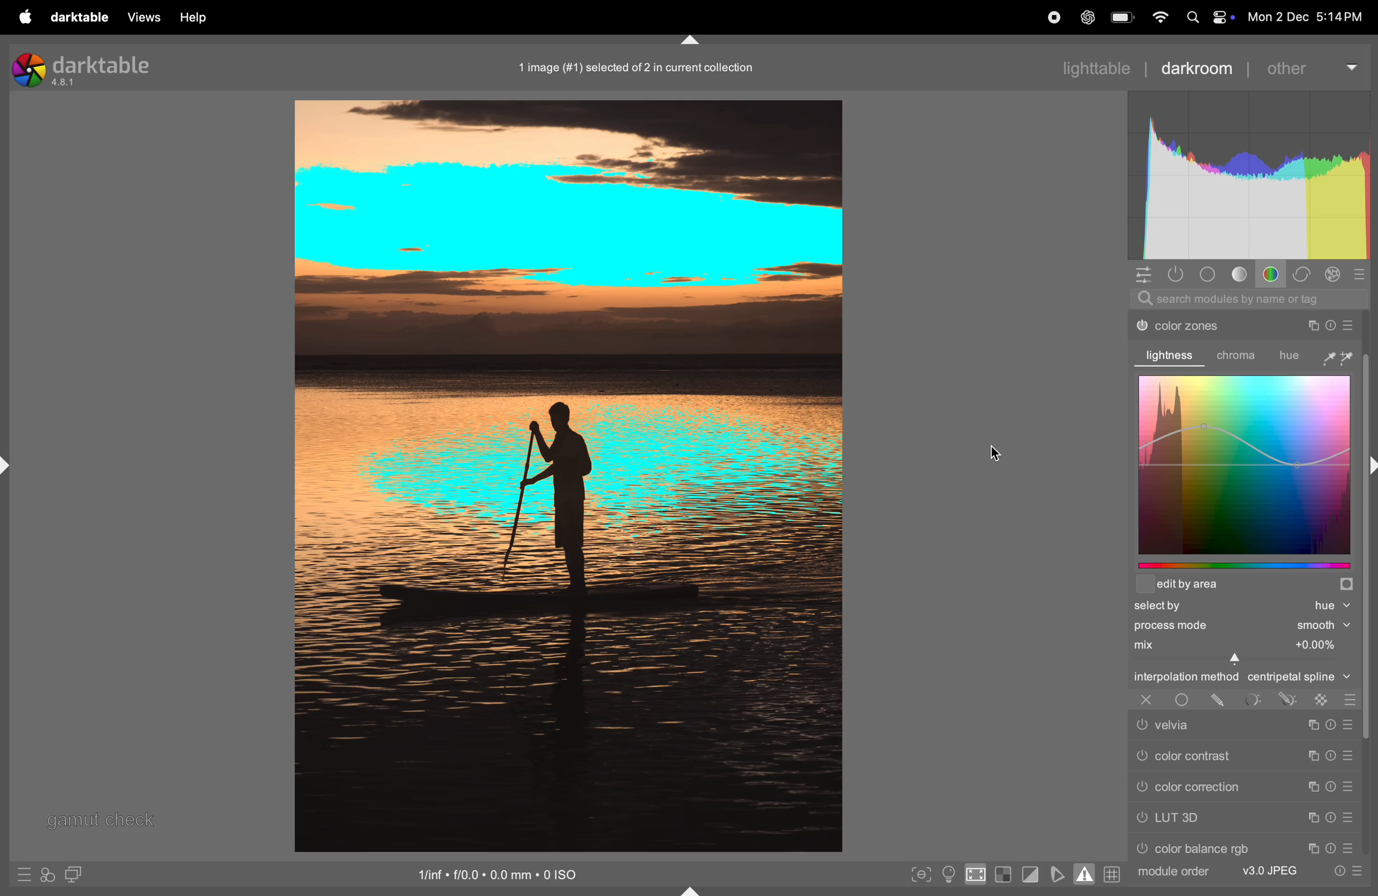  I want to click on , so click(1254, 700).